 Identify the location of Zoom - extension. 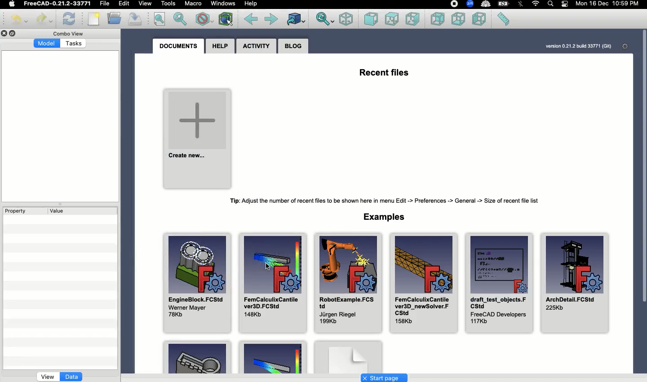
(470, 4).